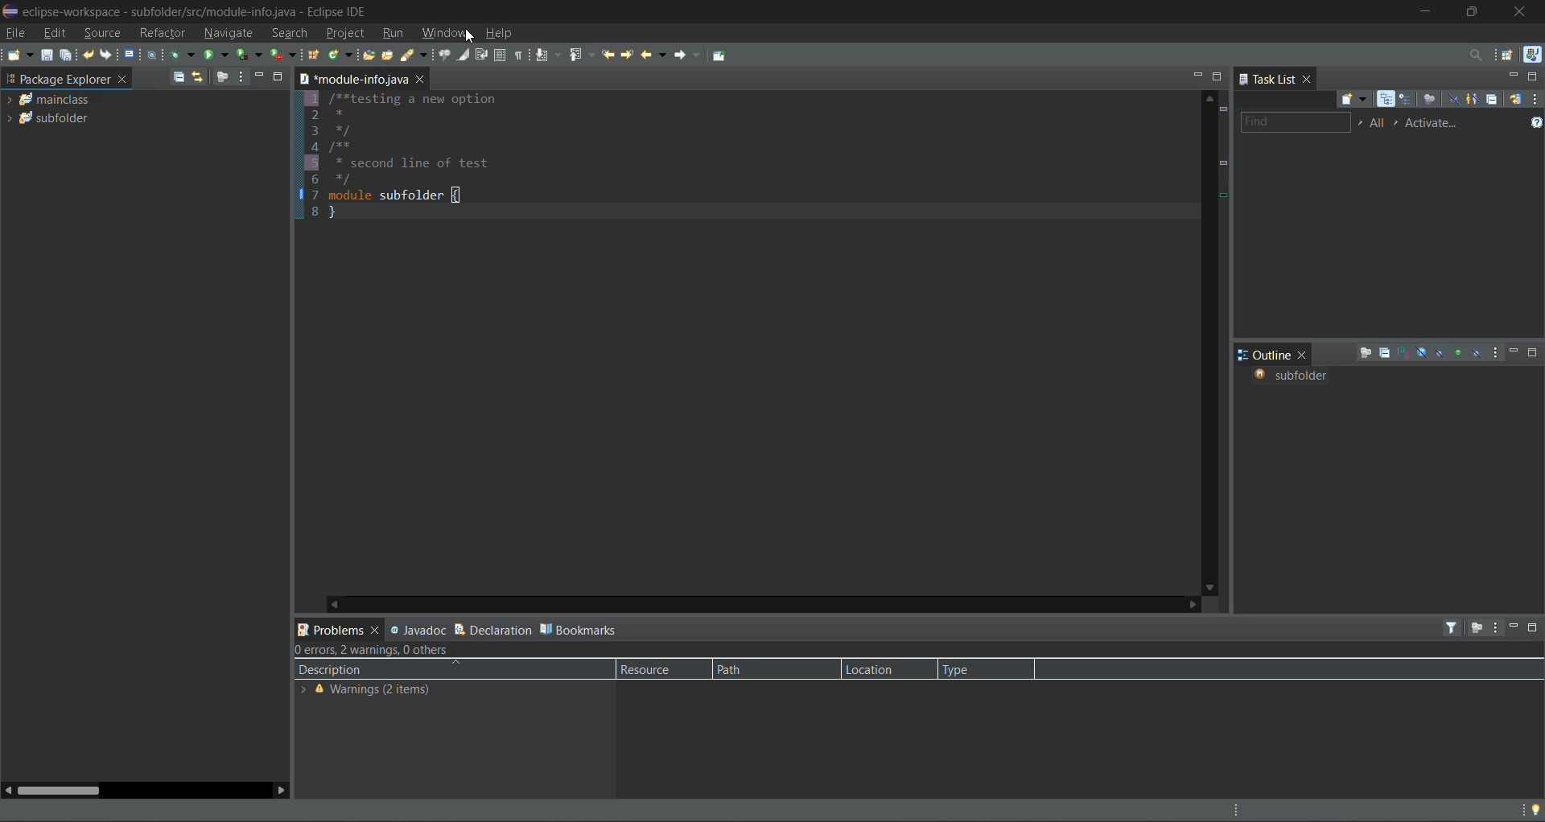  Describe the element at coordinates (1498, 628) in the screenshot. I see `view menu` at that location.